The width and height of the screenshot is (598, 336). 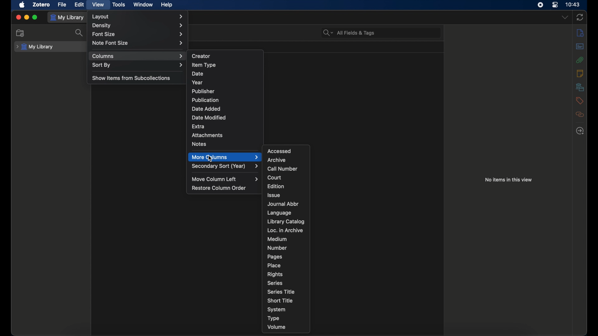 What do you see at coordinates (199, 144) in the screenshot?
I see `notes` at bounding box center [199, 144].